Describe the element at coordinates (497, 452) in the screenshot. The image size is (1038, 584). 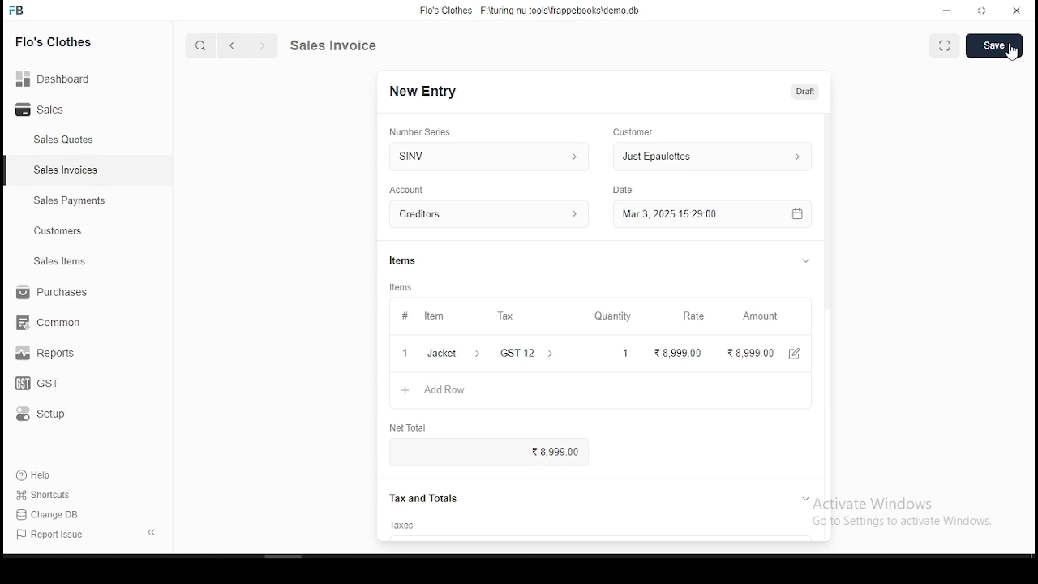
I see `8,999.00` at that location.